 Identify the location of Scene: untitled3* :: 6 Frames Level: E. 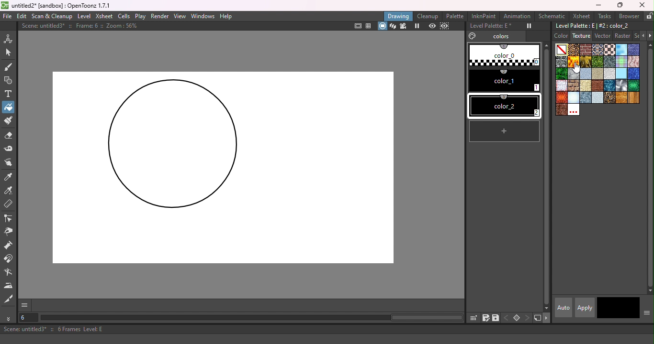
(327, 330).